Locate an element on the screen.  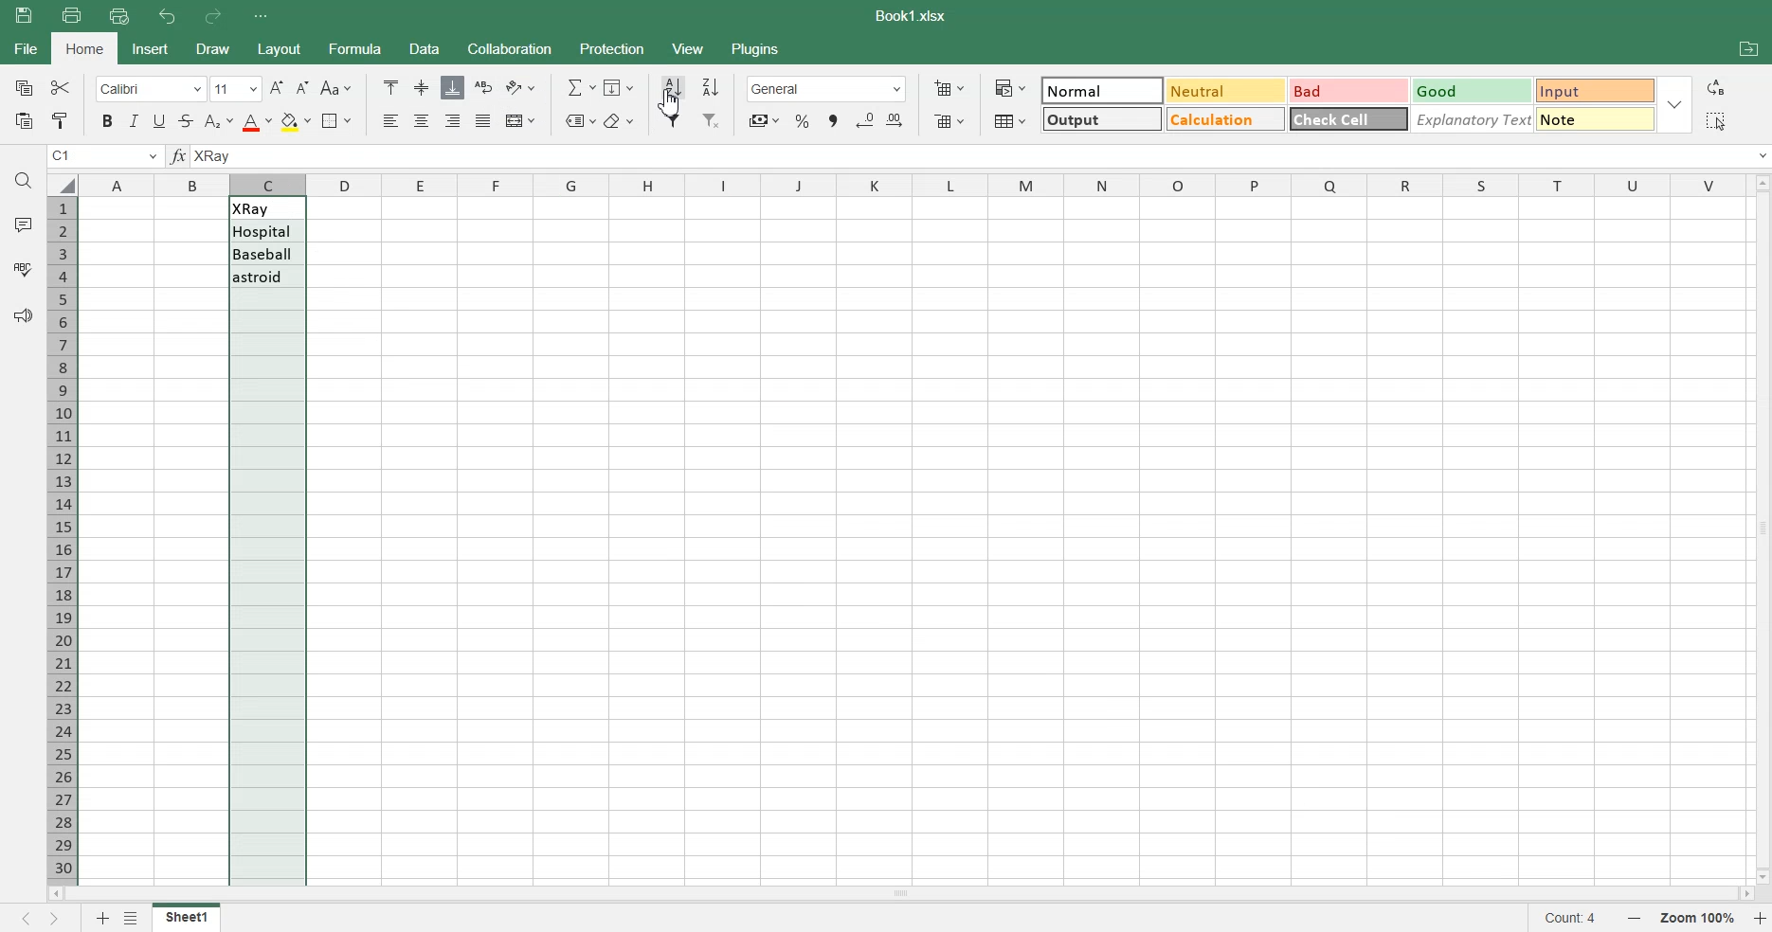
Paste is located at coordinates (22, 120).